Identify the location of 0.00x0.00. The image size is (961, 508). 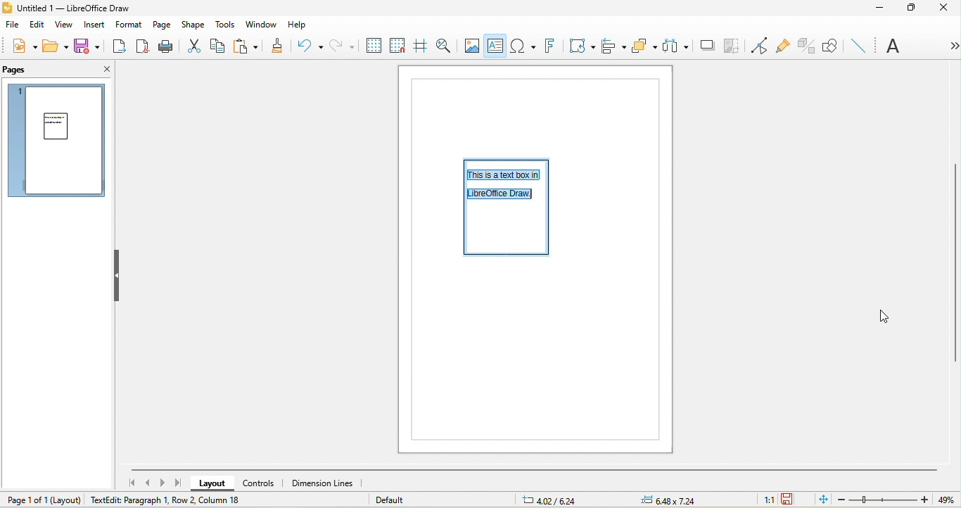
(676, 500).